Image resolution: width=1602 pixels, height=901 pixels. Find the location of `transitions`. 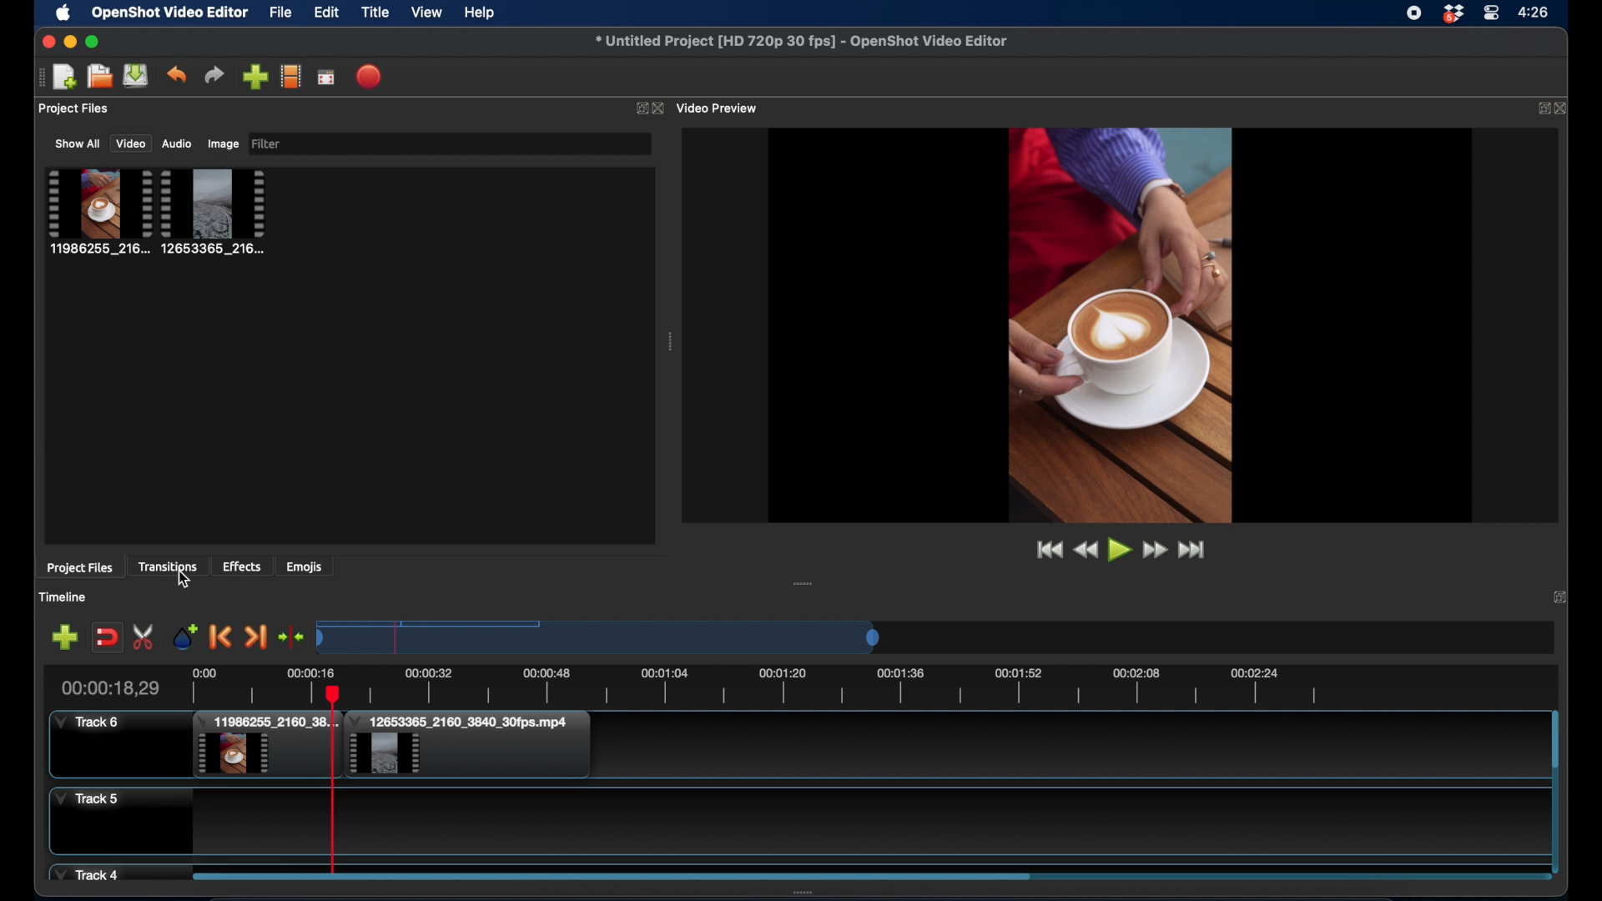

transitions is located at coordinates (169, 566).